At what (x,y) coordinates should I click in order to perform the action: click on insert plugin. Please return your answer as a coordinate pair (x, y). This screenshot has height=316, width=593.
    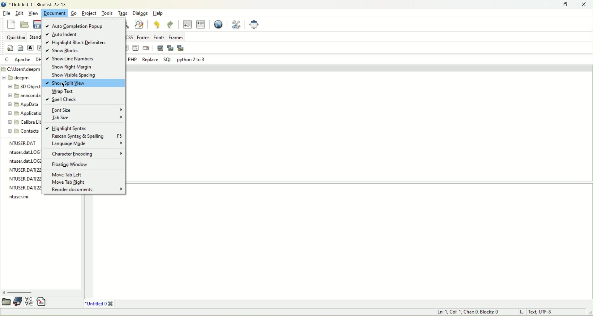
    Looking at the image, I should click on (172, 48).